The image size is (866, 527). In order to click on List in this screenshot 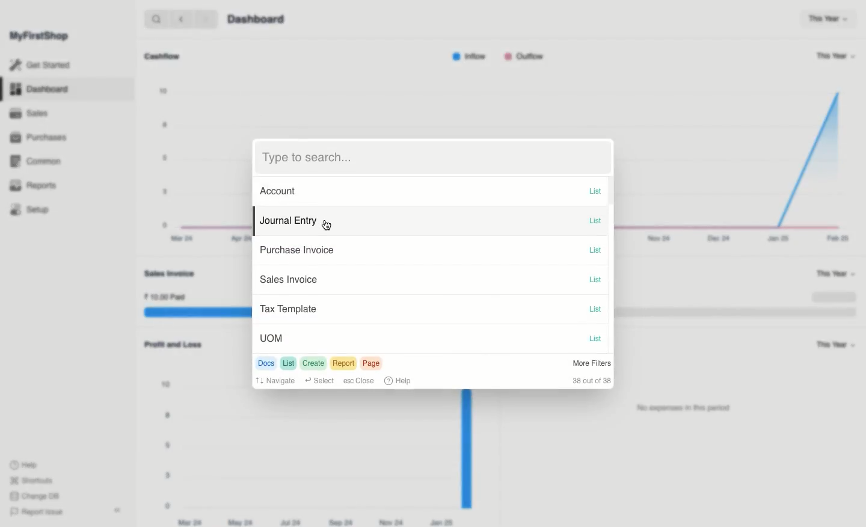, I will do `click(595, 220)`.